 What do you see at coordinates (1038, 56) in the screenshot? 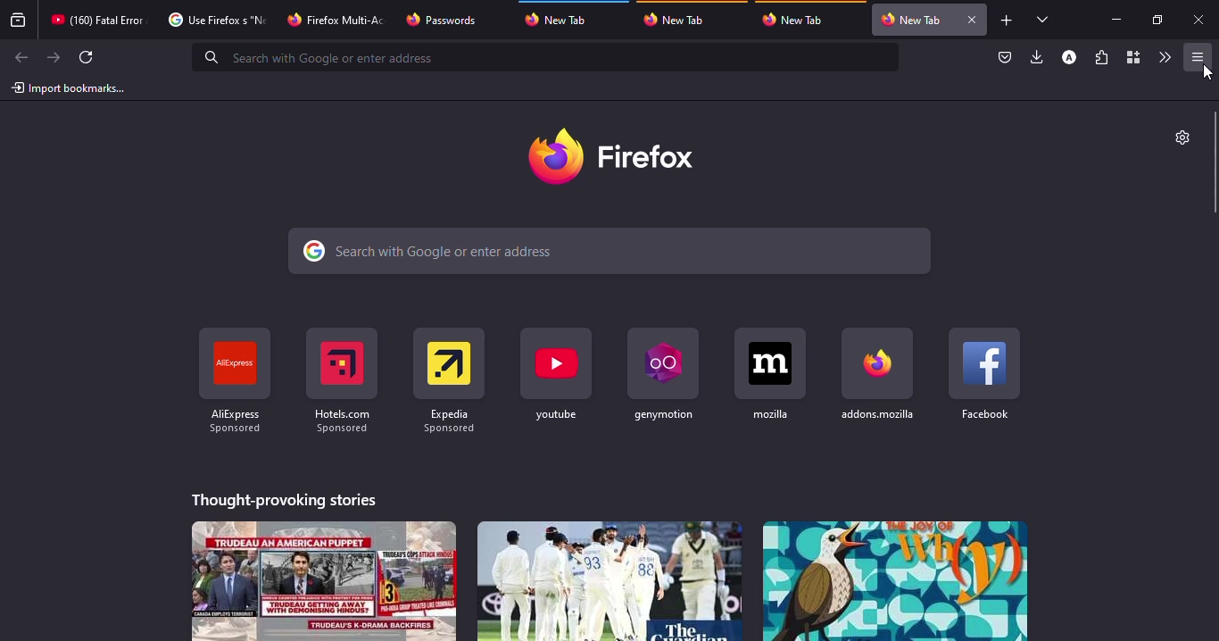
I see `downloads` at bounding box center [1038, 56].